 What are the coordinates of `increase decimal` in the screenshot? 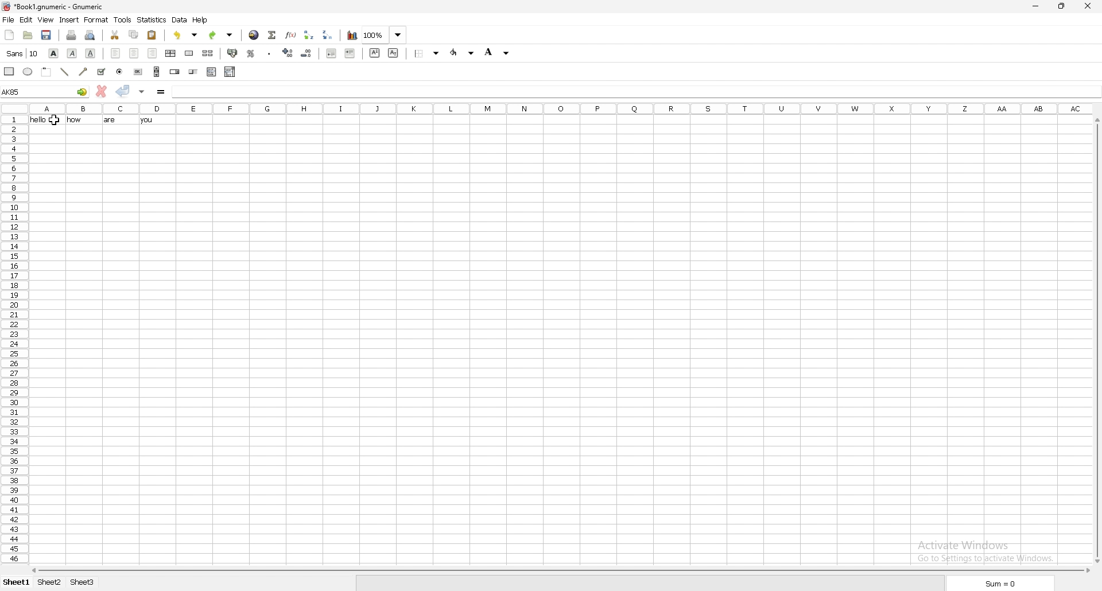 It's located at (289, 53).